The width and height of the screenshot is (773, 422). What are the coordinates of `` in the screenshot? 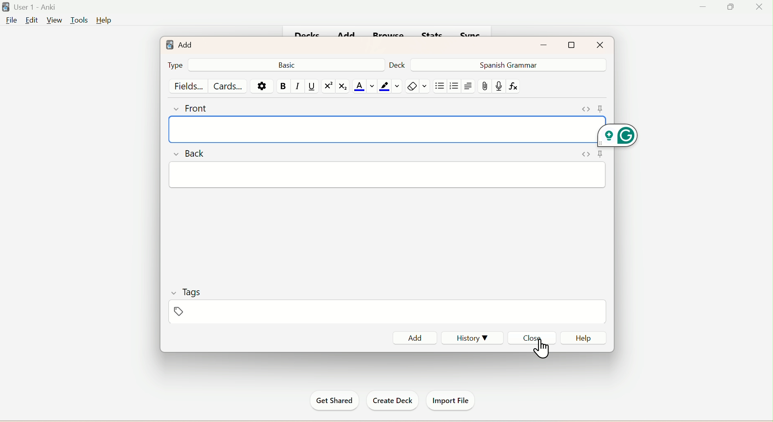 It's located at (188, 153).